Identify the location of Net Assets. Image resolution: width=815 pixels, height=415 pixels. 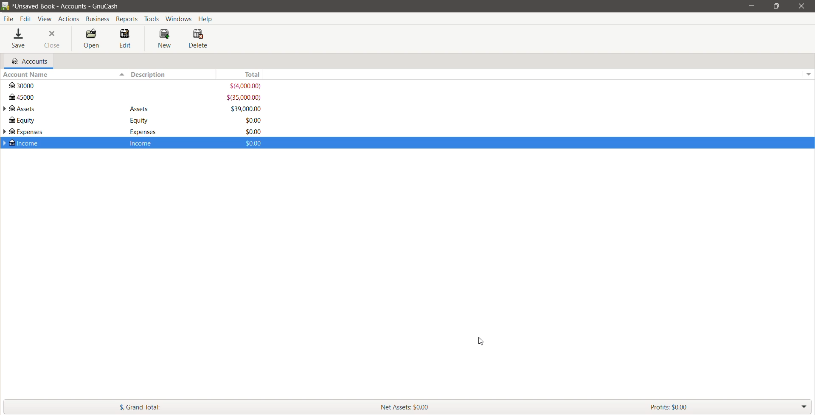
(510, 407).